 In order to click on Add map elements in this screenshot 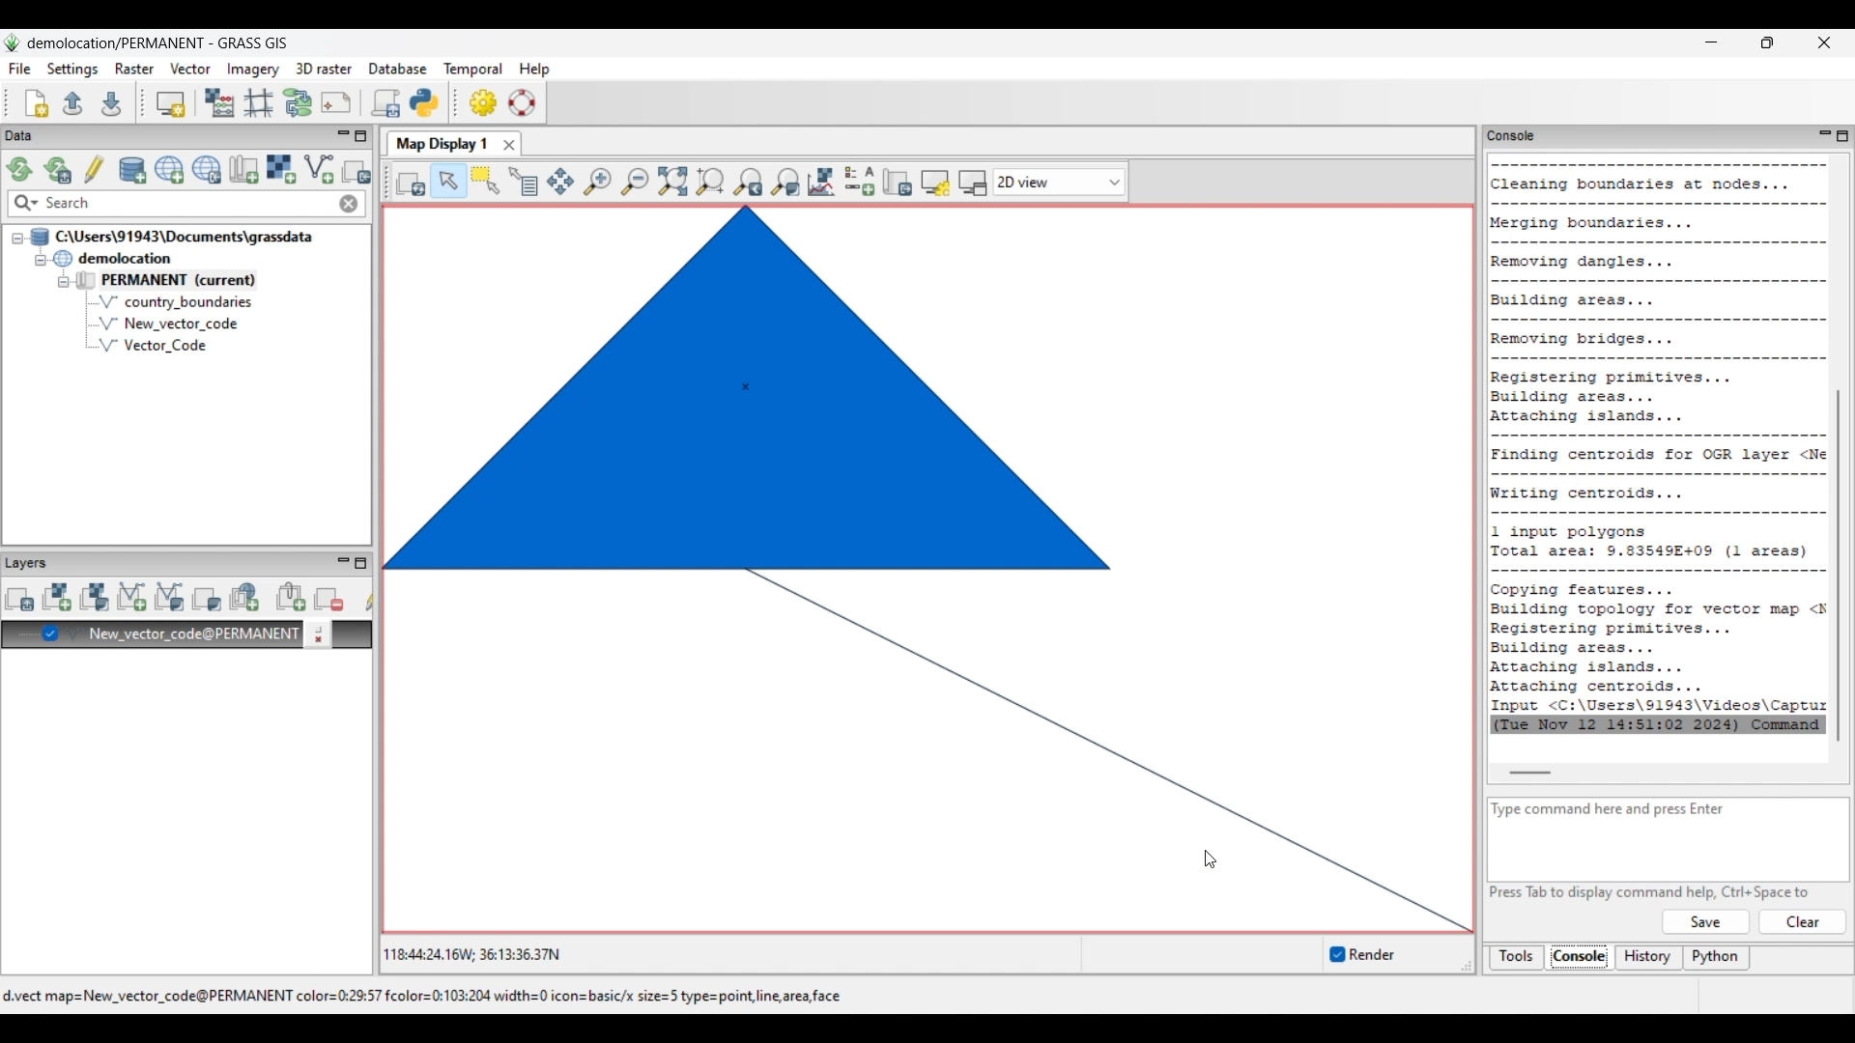, I will do `click(861, 182)`.